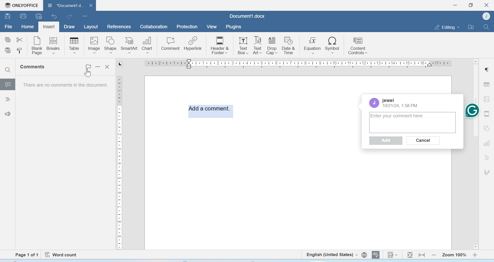 This screenshot has width=494, height=262. I want to click on Content controls, so click(357, 45).